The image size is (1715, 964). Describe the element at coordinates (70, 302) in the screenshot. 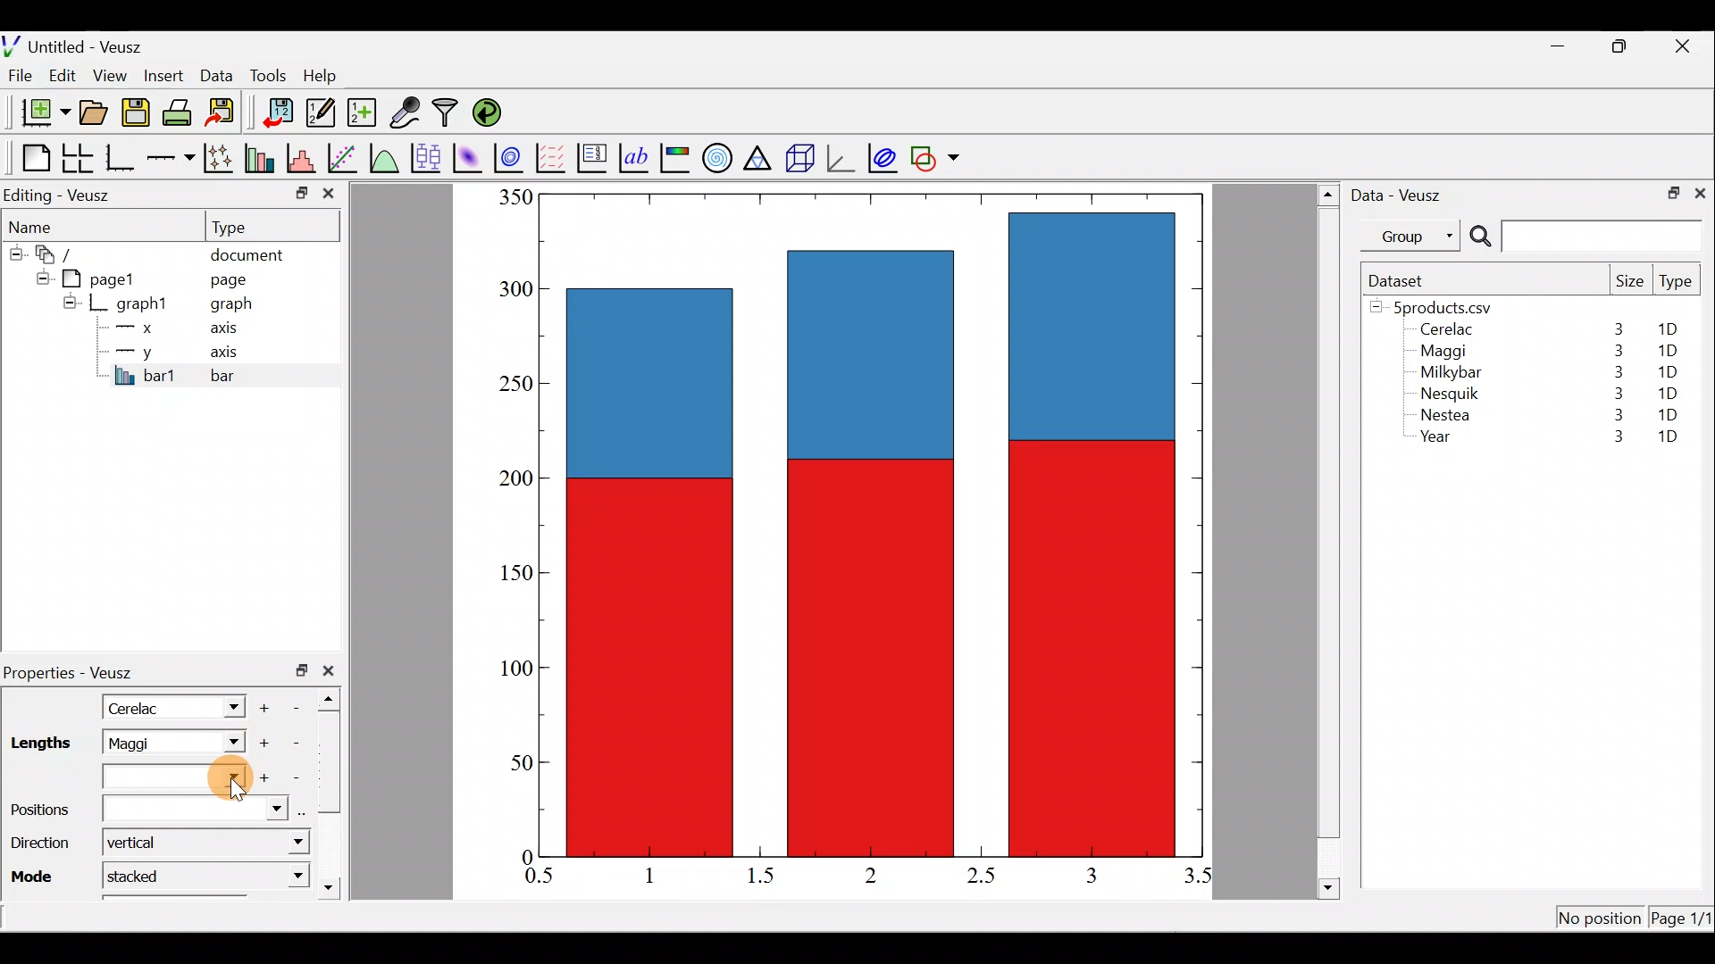

I see `hide` at that location.